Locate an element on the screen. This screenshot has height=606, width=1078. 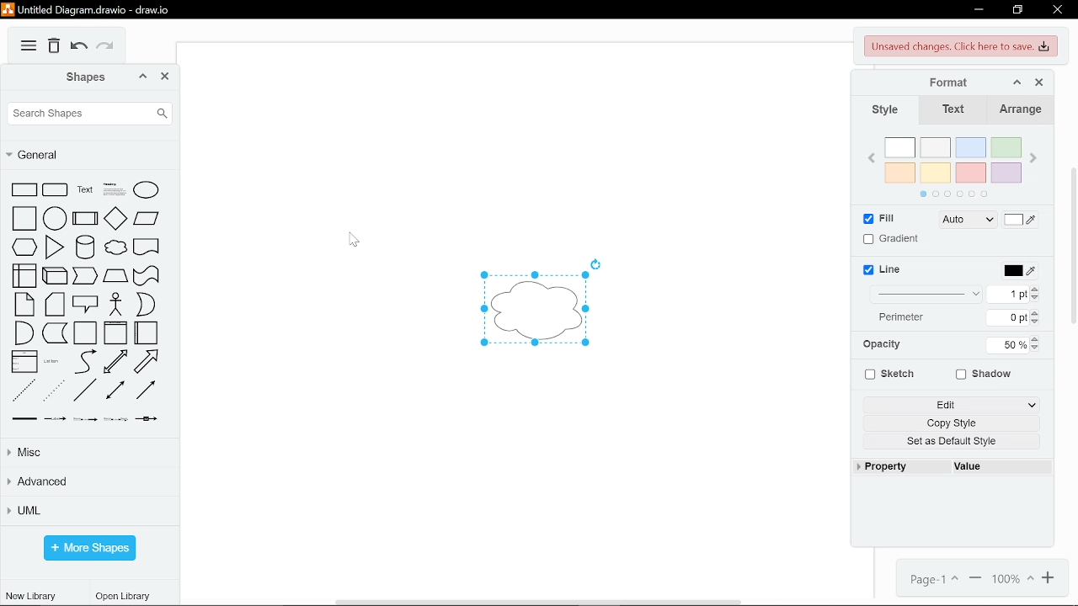
Untitled Diagram.drawio - draw.io is located at coordinates (94, 10).